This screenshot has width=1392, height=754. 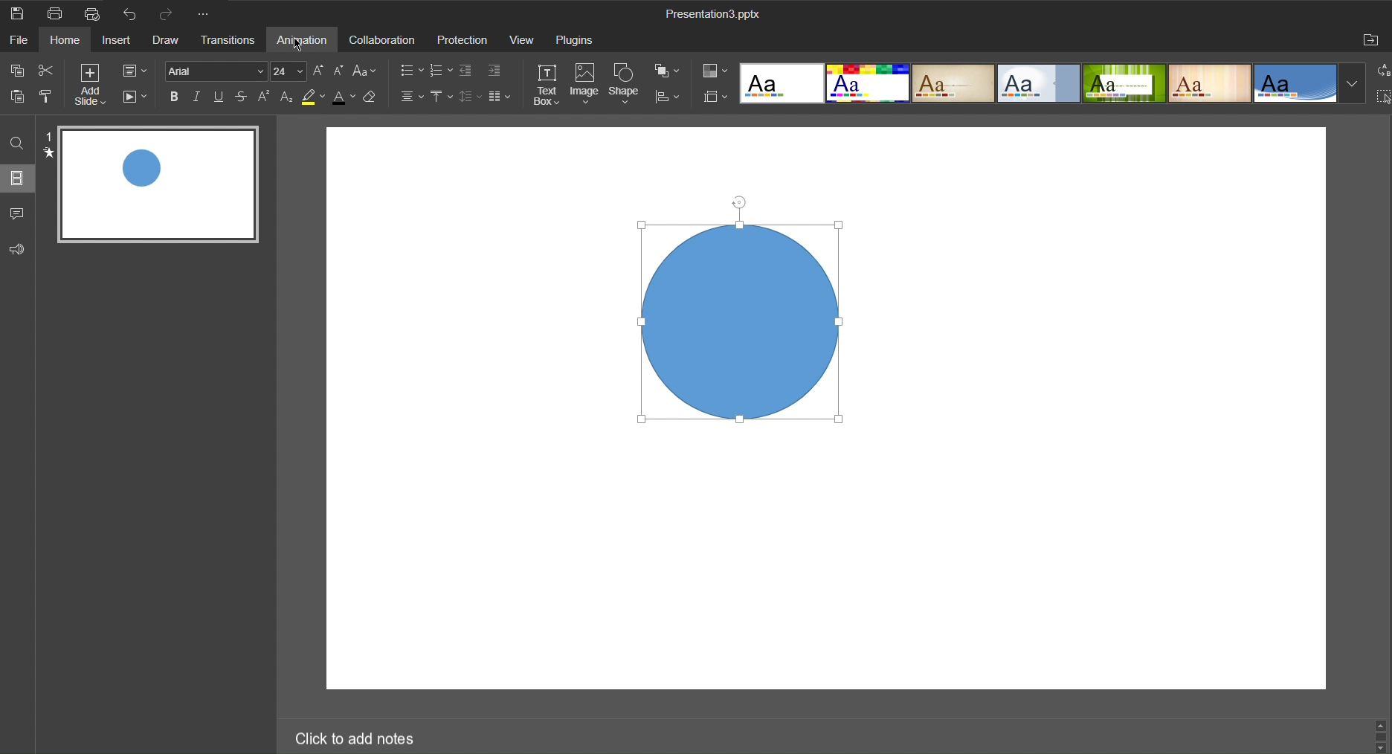 I want to click on Font, so click(x=216, y=73).